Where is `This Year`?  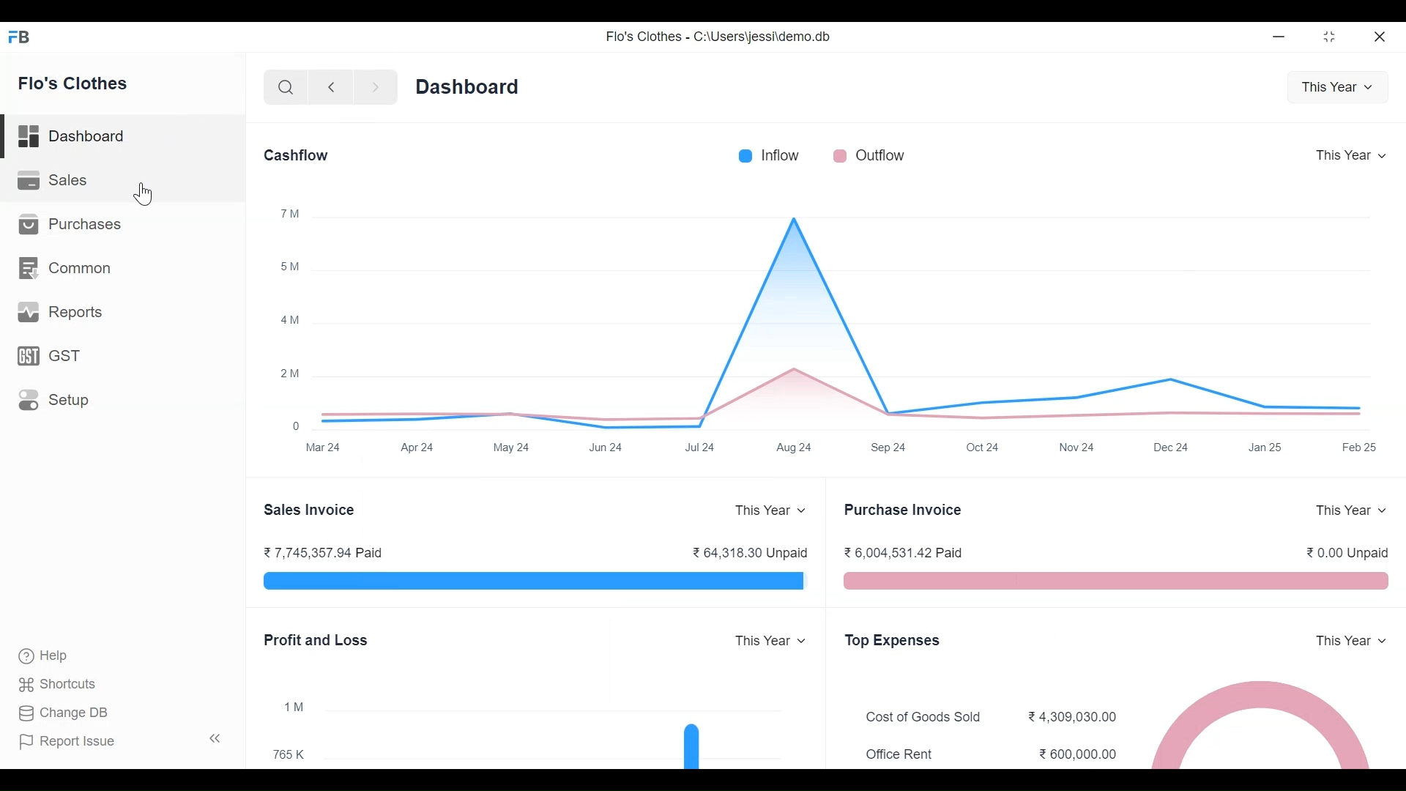
This Year is located at coordinates (1349, 155).